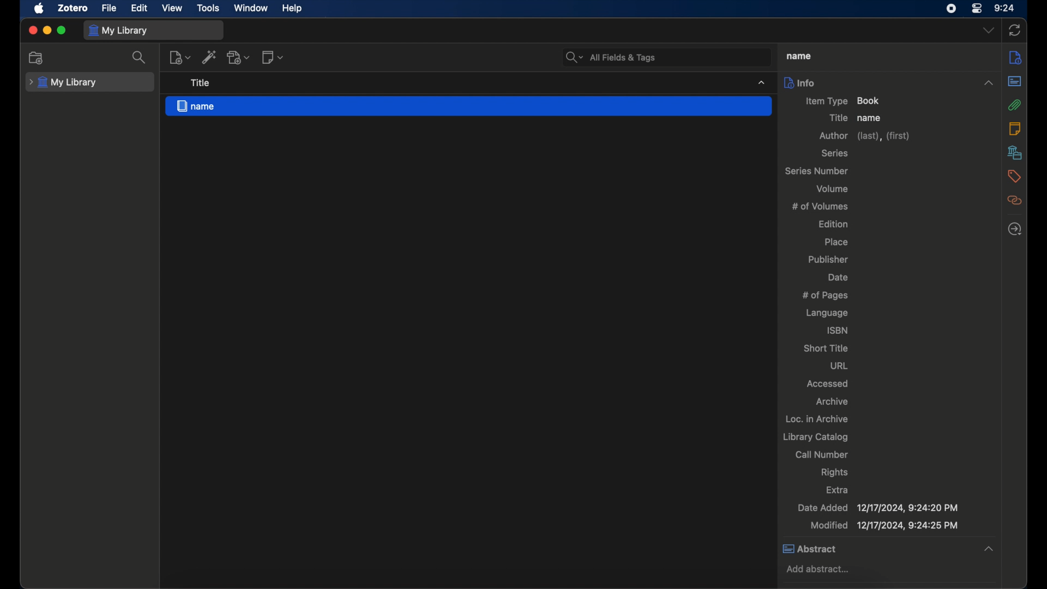 This screenshot has height=589, width=1047. What do you see at coordinates (1015, 81) in the screenshot?
I see `abstract` at bounding box center [1015, 81].